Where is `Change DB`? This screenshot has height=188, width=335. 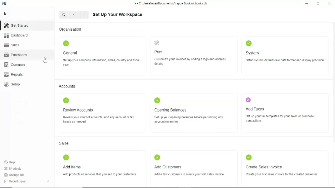
Change DB is located at coordinates (14, 175).